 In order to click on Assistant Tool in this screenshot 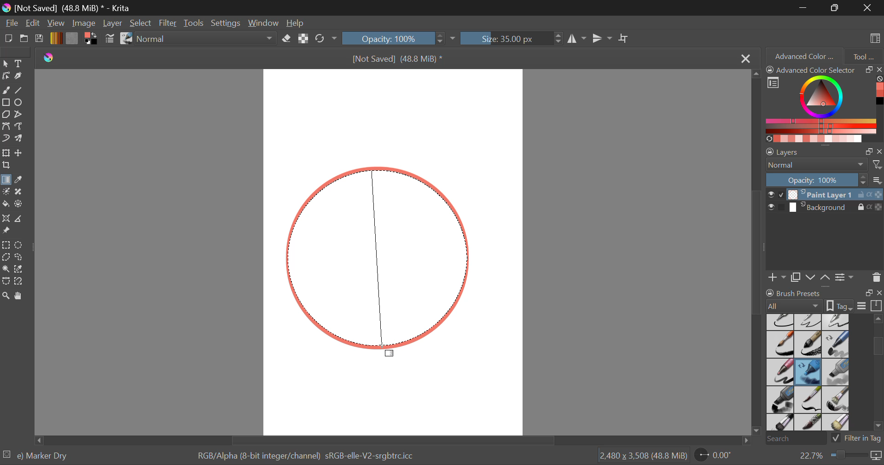, I will do `click(6, 220)`.